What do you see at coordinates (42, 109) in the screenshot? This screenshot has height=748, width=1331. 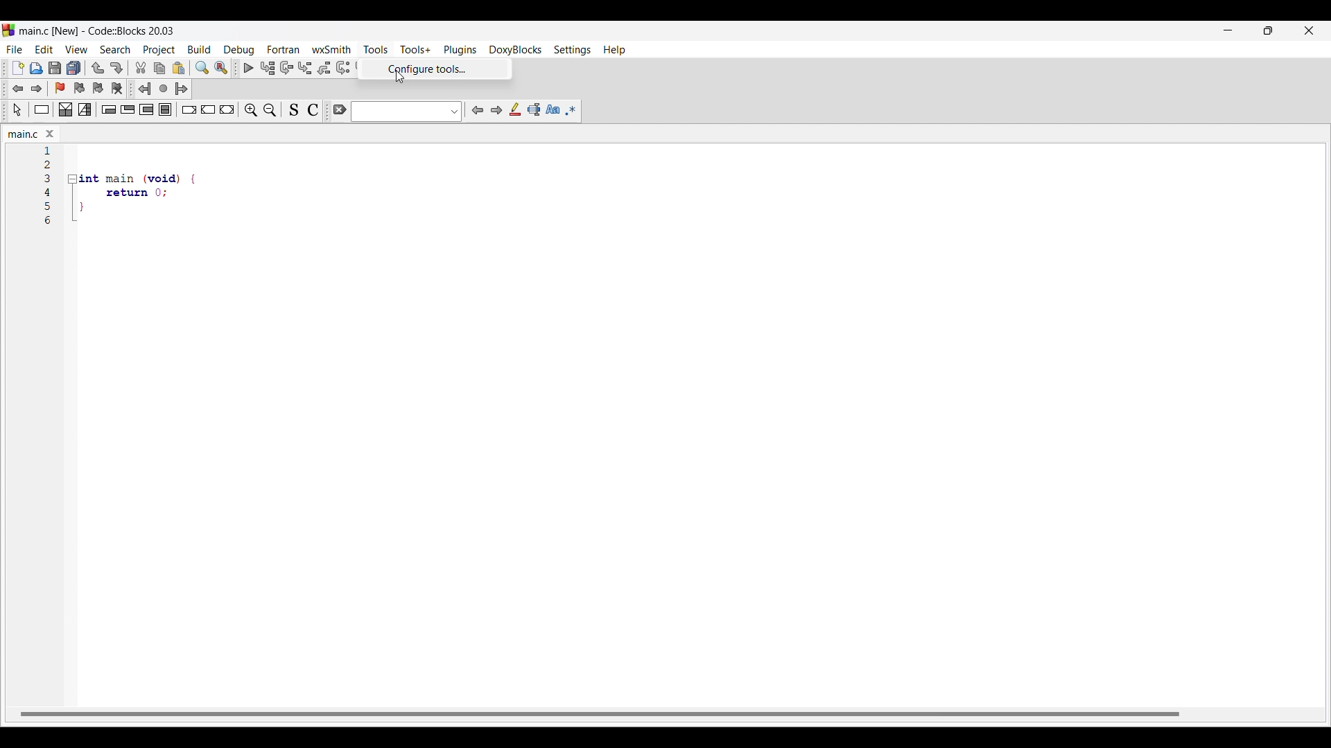 I see `Instruction` at bounding box center [42, 109].